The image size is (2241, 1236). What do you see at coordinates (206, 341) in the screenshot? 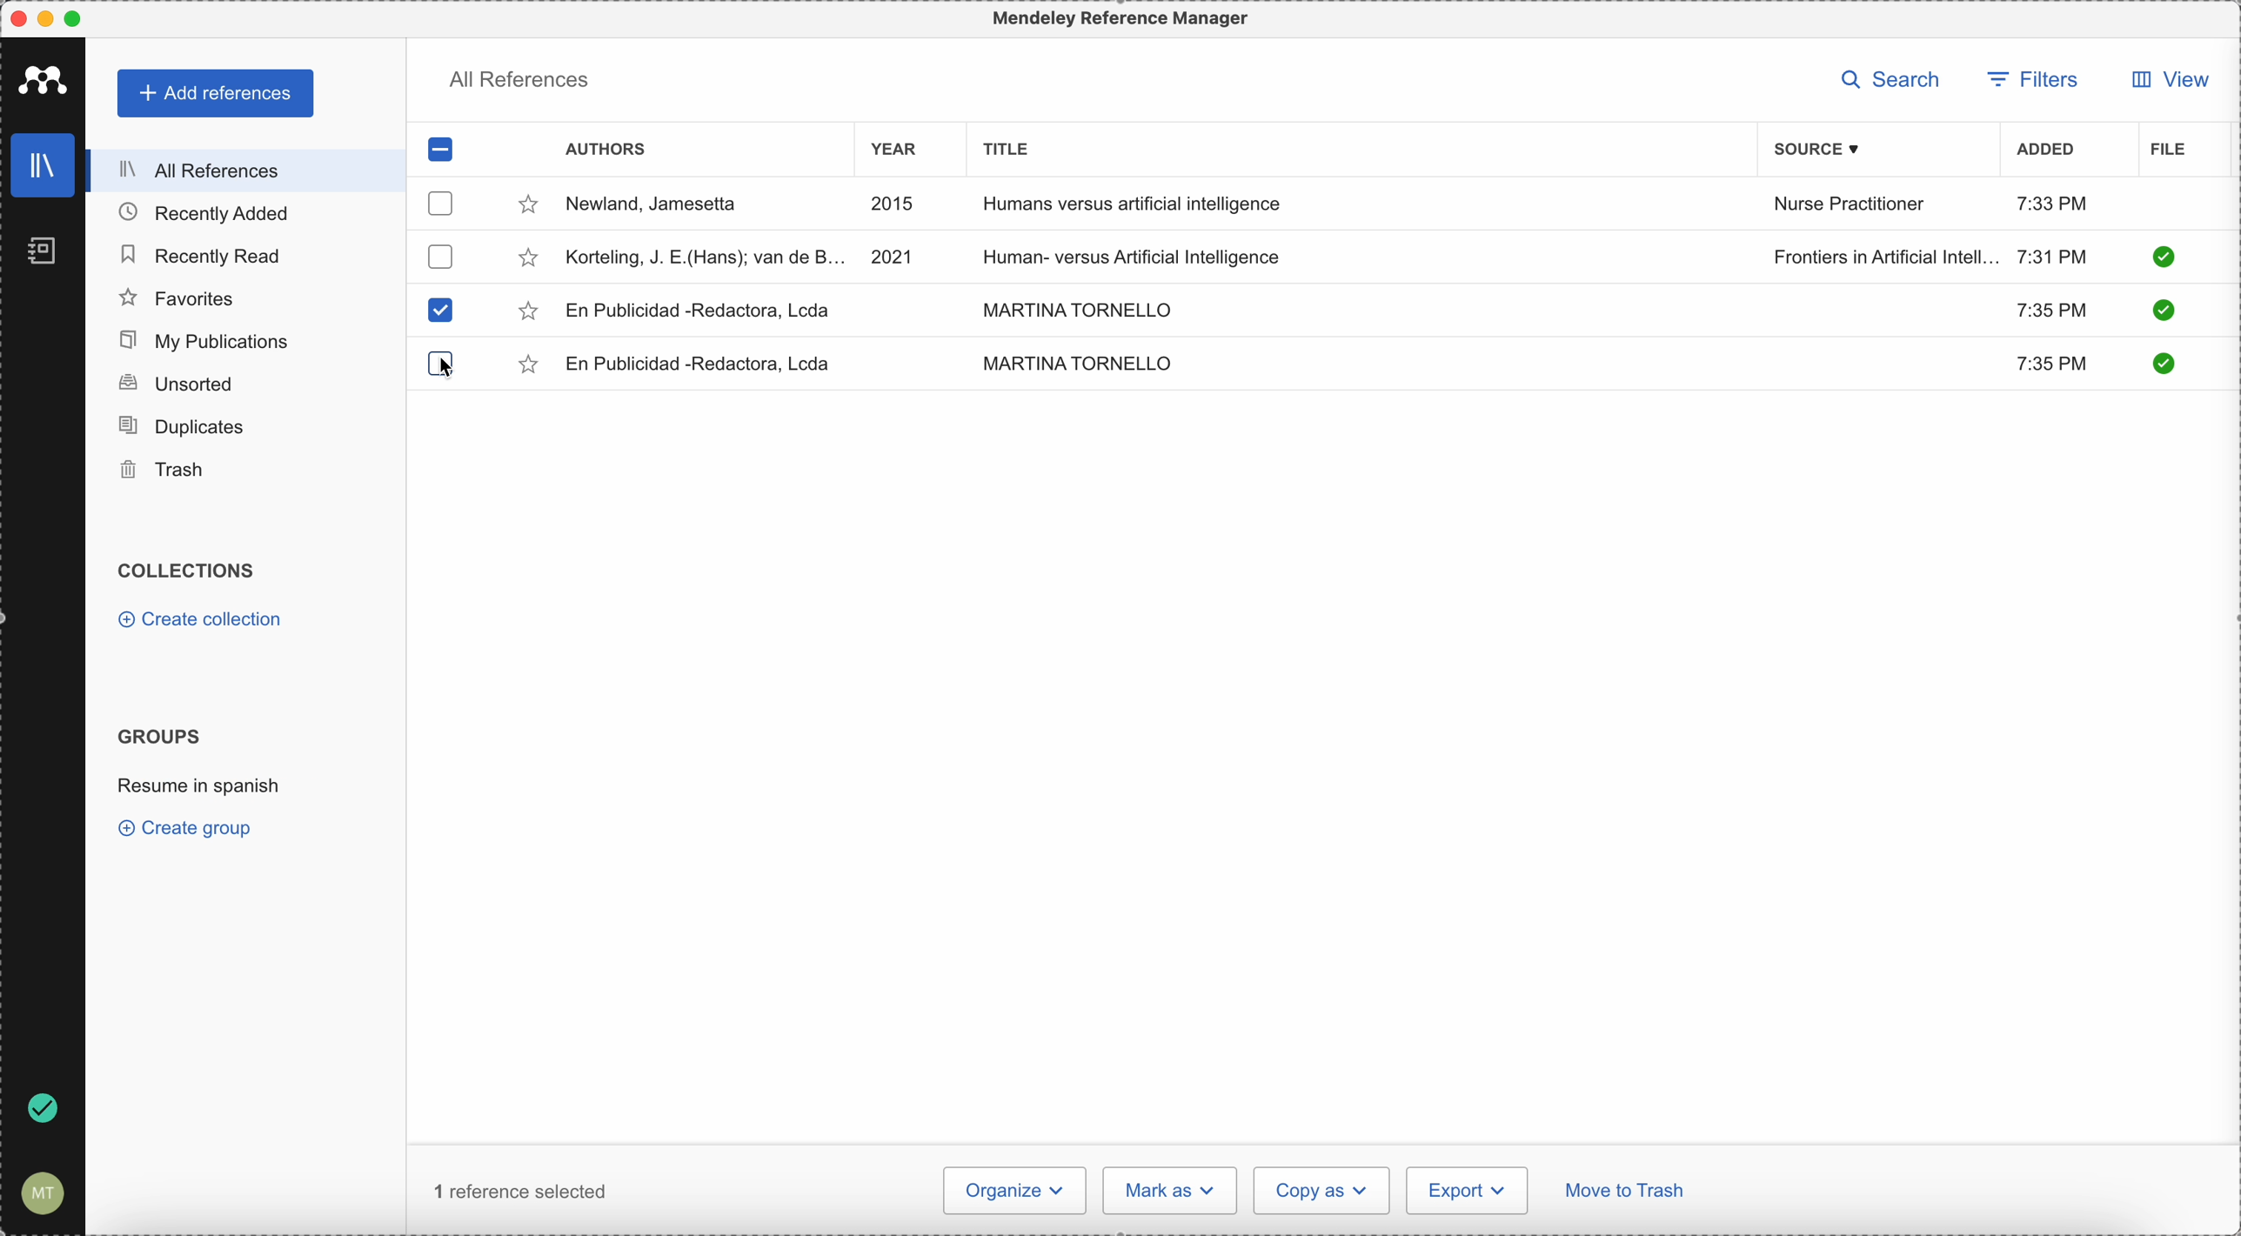
I see `my publications` at bounding box center [206, 341].